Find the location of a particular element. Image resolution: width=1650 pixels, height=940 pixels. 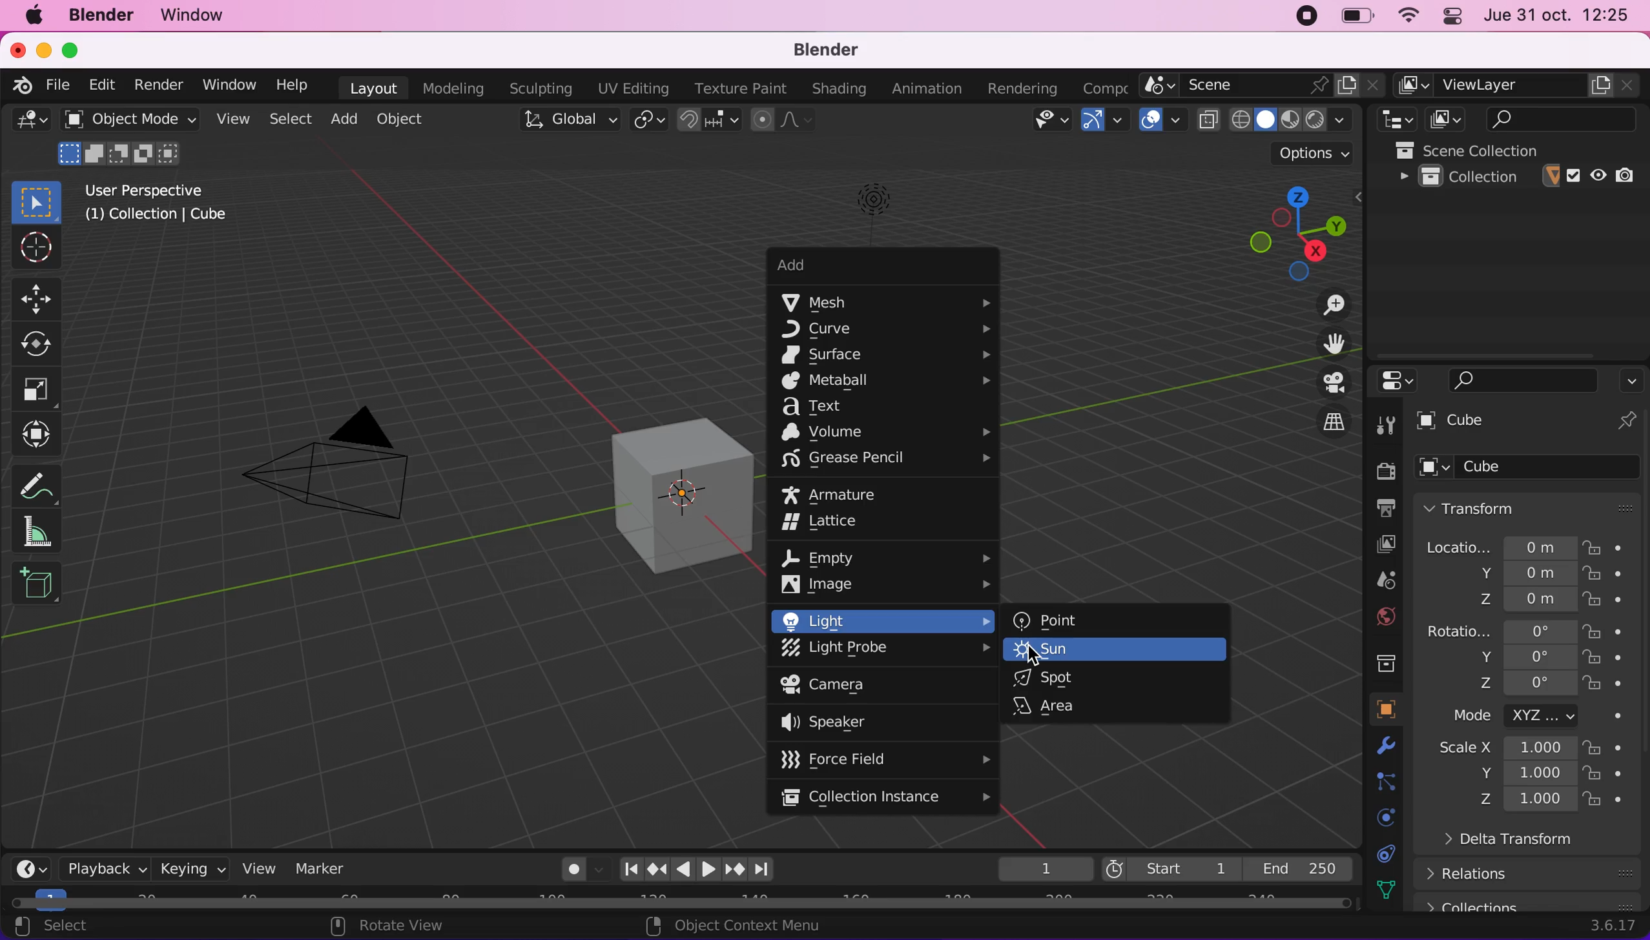

scale x 1.000 is located at coordinates (1500, 750).